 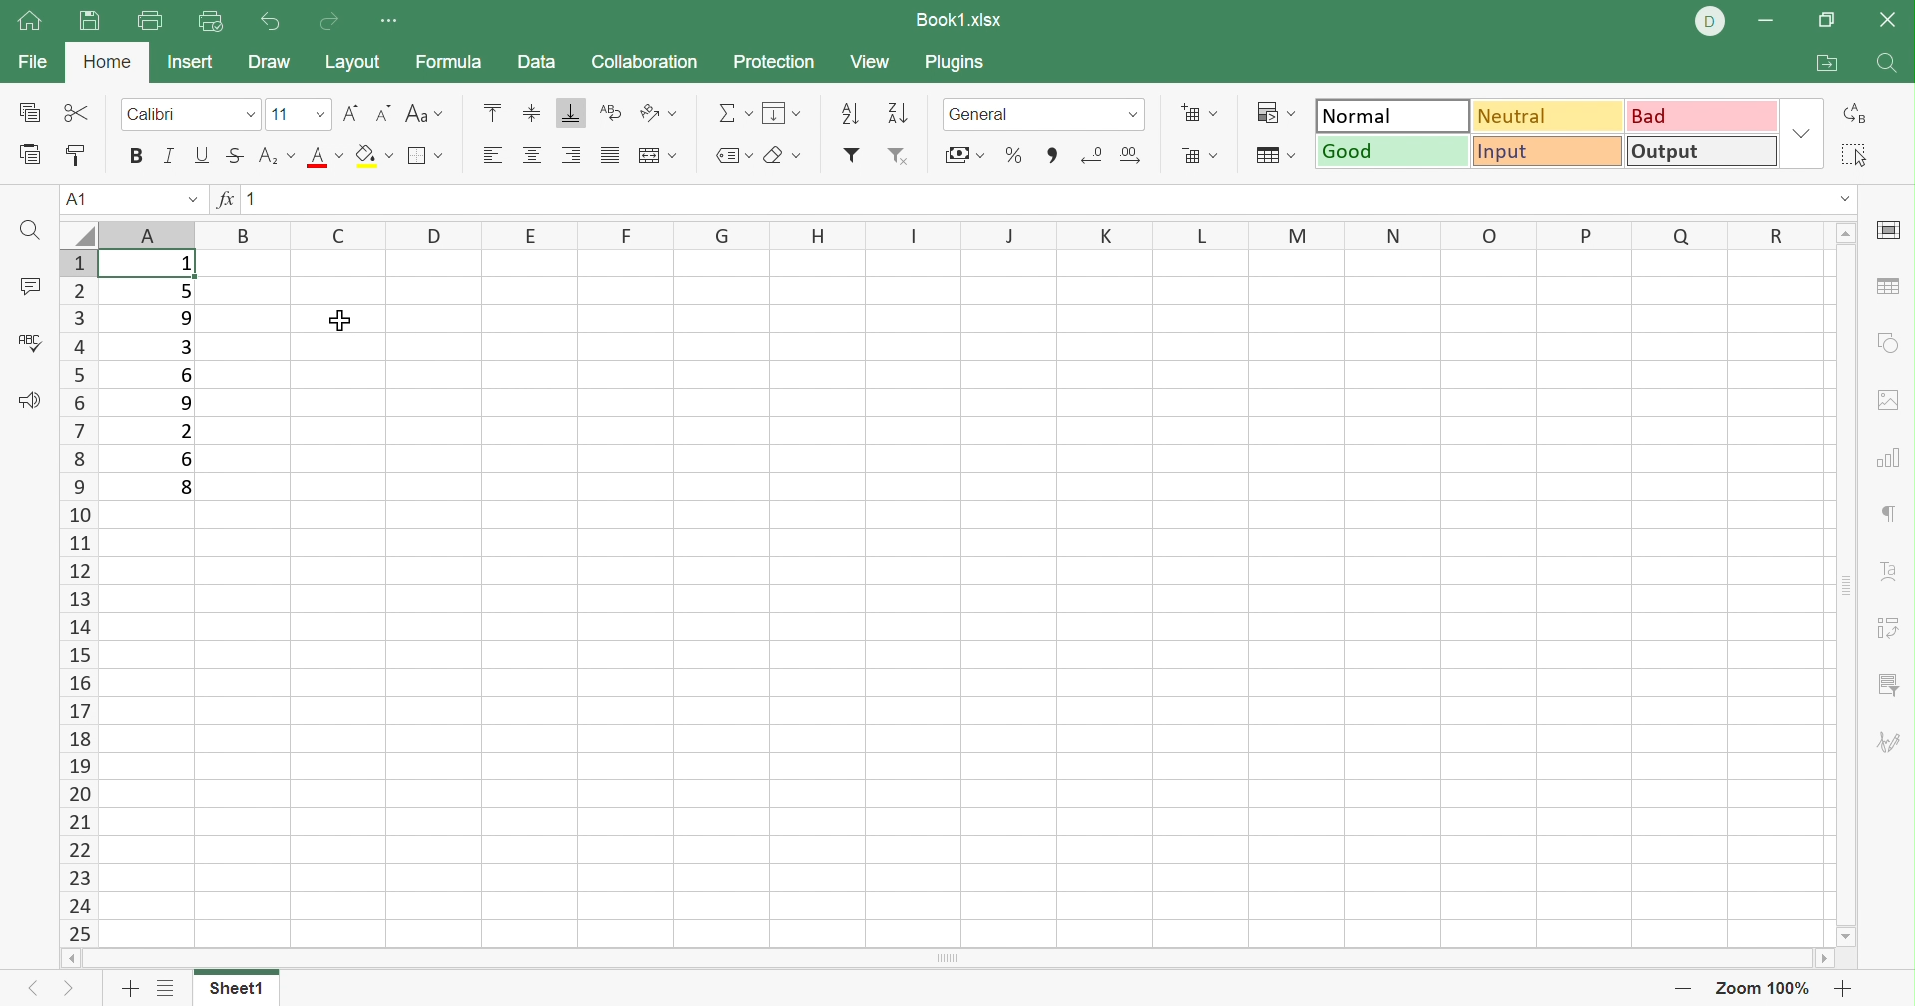 I want to click on Zoom out, so click(x=1847, y=987).